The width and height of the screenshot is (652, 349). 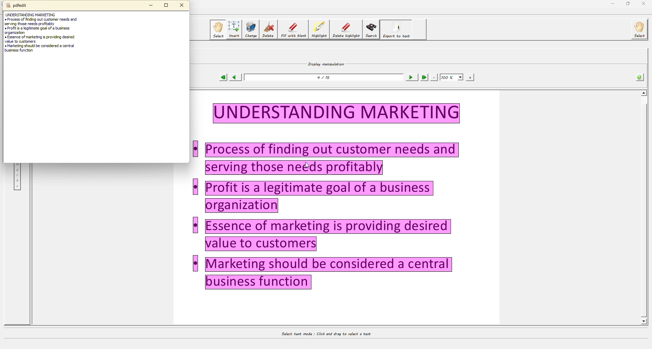 What do you see at coordinates (424, 77) in the screenshot?
I see `last page` at bounding box center [424, 77].